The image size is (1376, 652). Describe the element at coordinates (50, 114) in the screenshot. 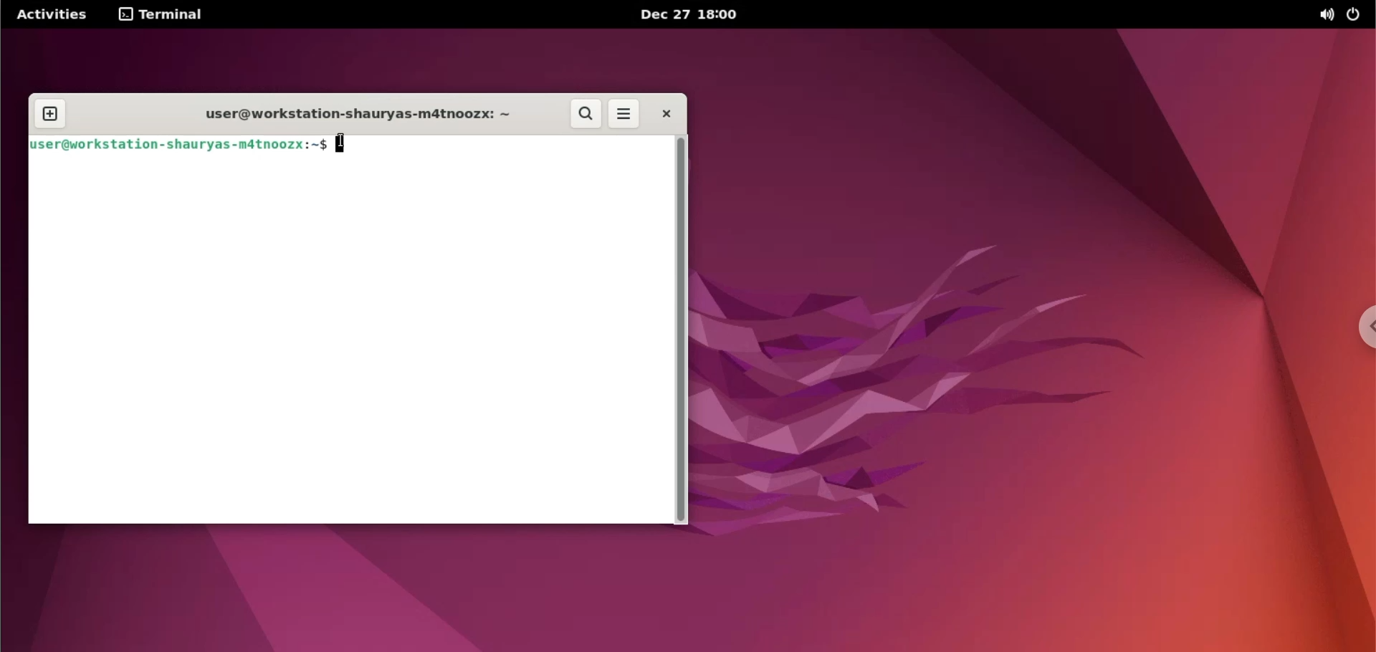

I see `new tab` at that location.